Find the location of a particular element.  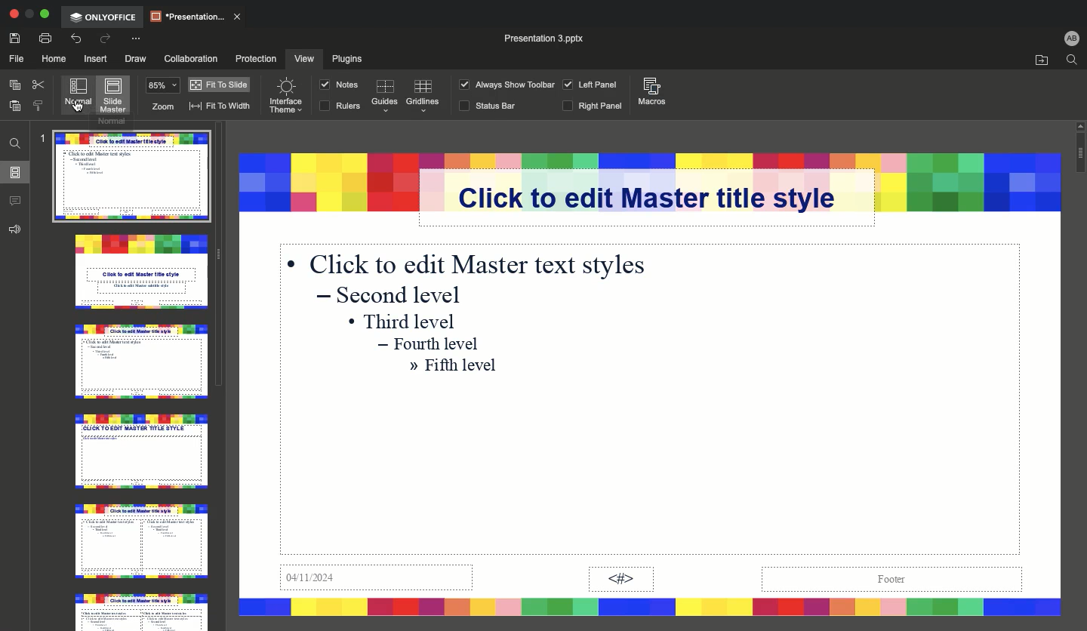

« Third level is located at coordinates (409, 319).